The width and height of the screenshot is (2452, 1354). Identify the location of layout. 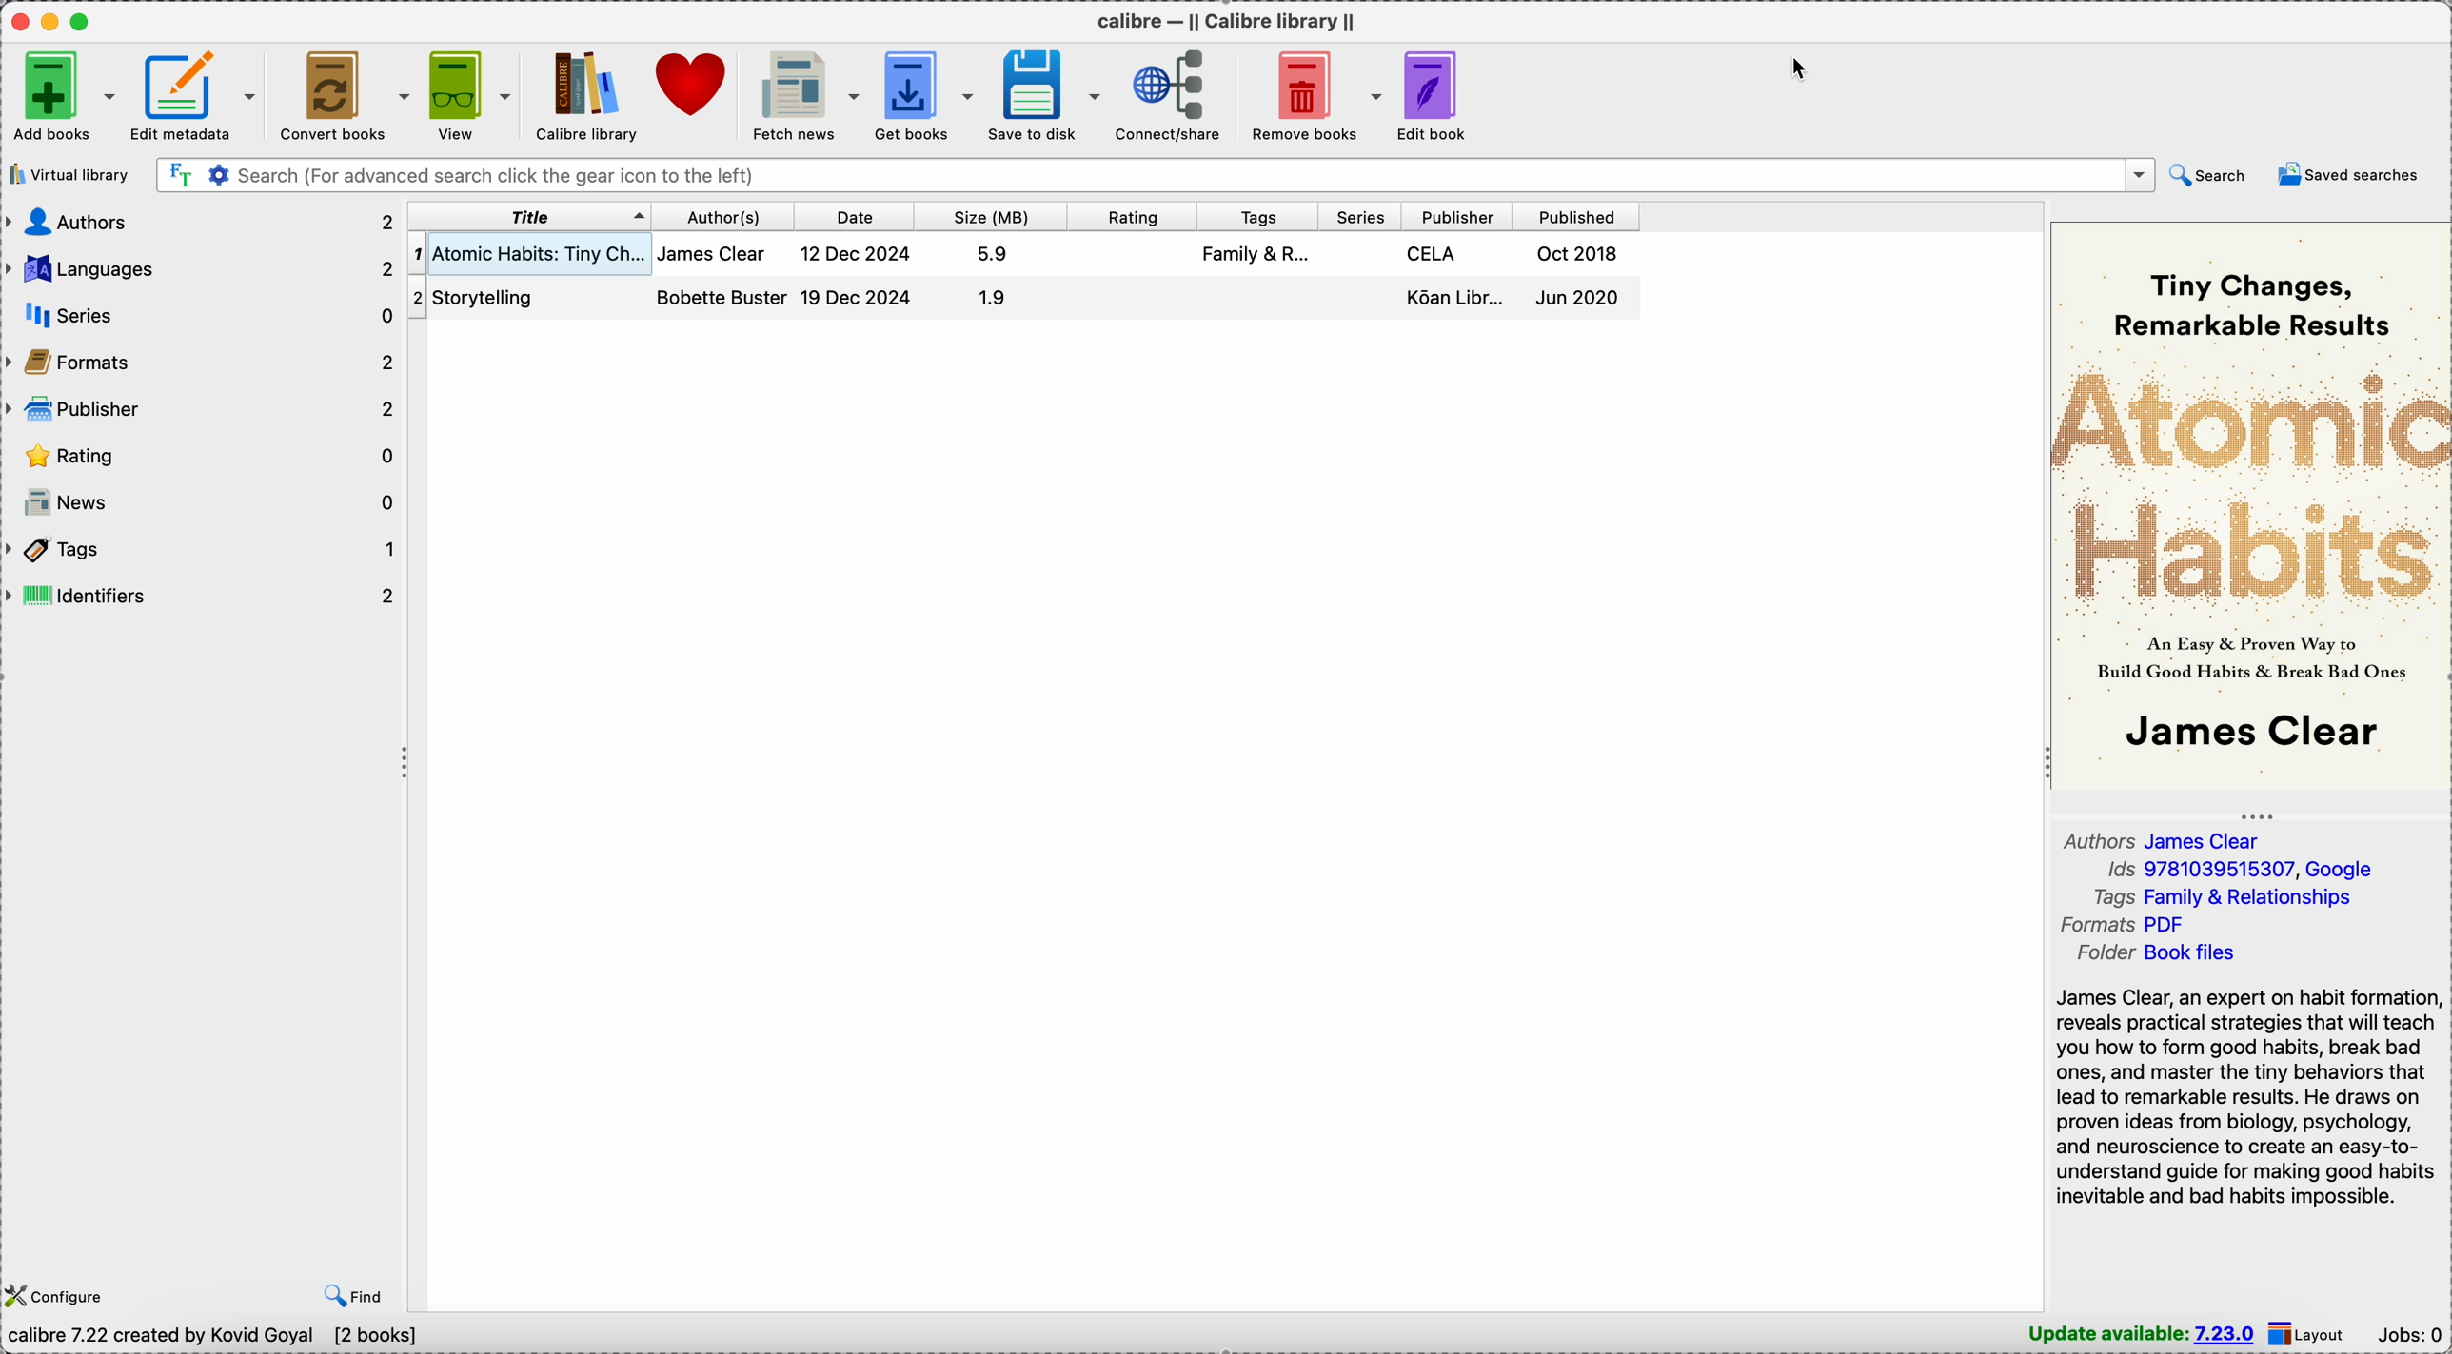
(2311, 1333).